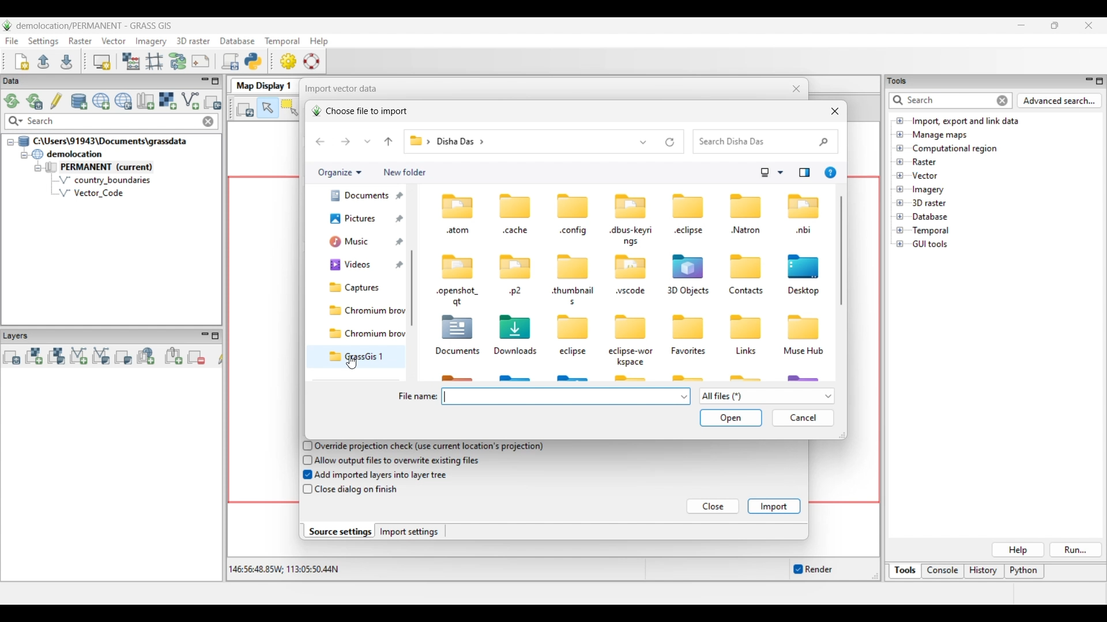 The image size is (1107, 622). I want to click on Vertical slide bar, so click(415, 264).